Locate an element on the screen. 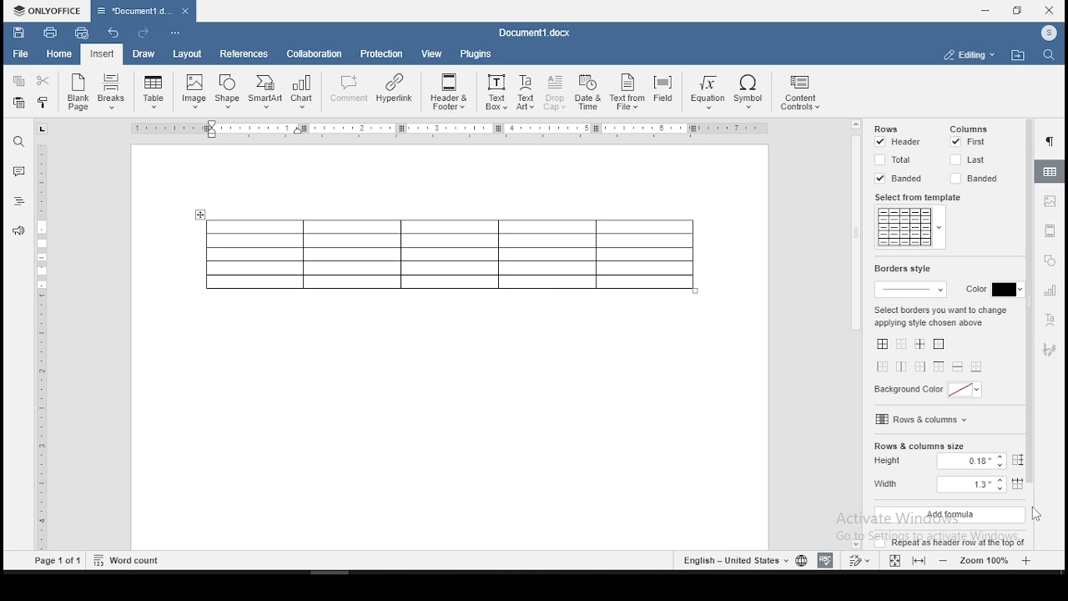  repeat as header row at the top of the table is located at coordinates (957, 541).